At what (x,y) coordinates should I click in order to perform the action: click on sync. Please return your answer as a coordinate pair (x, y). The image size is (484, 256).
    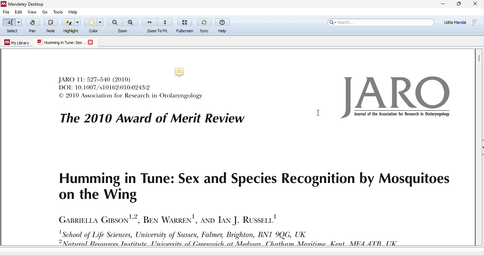
    Looking at the image, I should click on (205, 26).